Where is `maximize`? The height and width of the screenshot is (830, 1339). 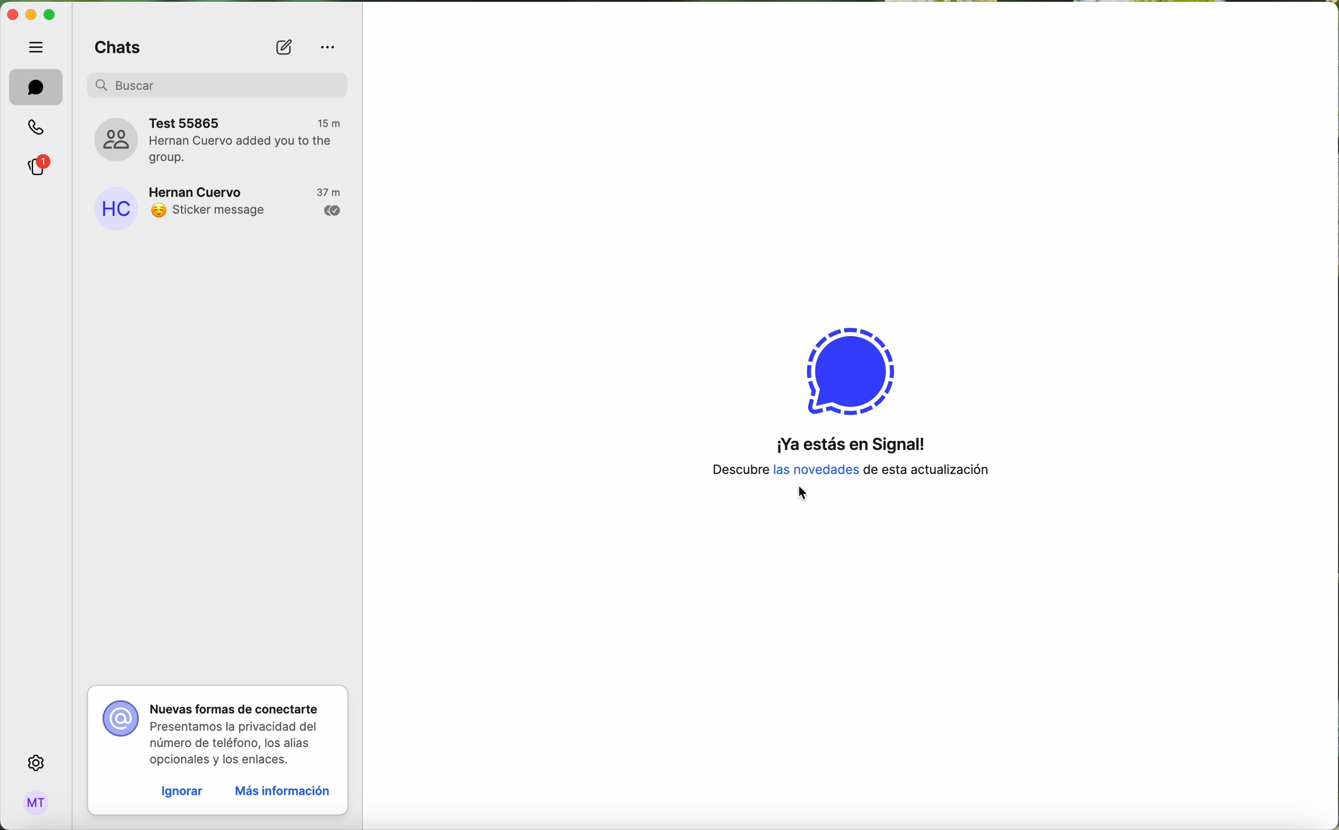 maximize is located at coordinates (49, 15).